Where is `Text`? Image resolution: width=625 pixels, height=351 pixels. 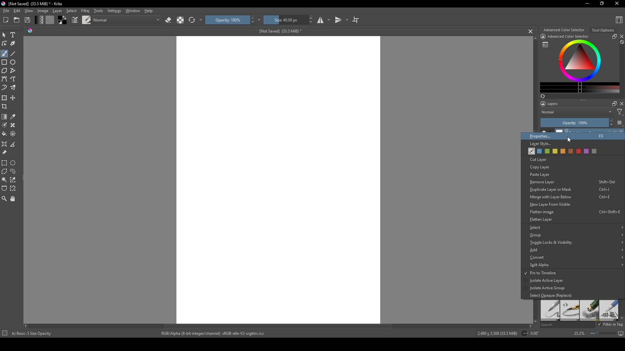
Text is located at coordinates (14, 35).